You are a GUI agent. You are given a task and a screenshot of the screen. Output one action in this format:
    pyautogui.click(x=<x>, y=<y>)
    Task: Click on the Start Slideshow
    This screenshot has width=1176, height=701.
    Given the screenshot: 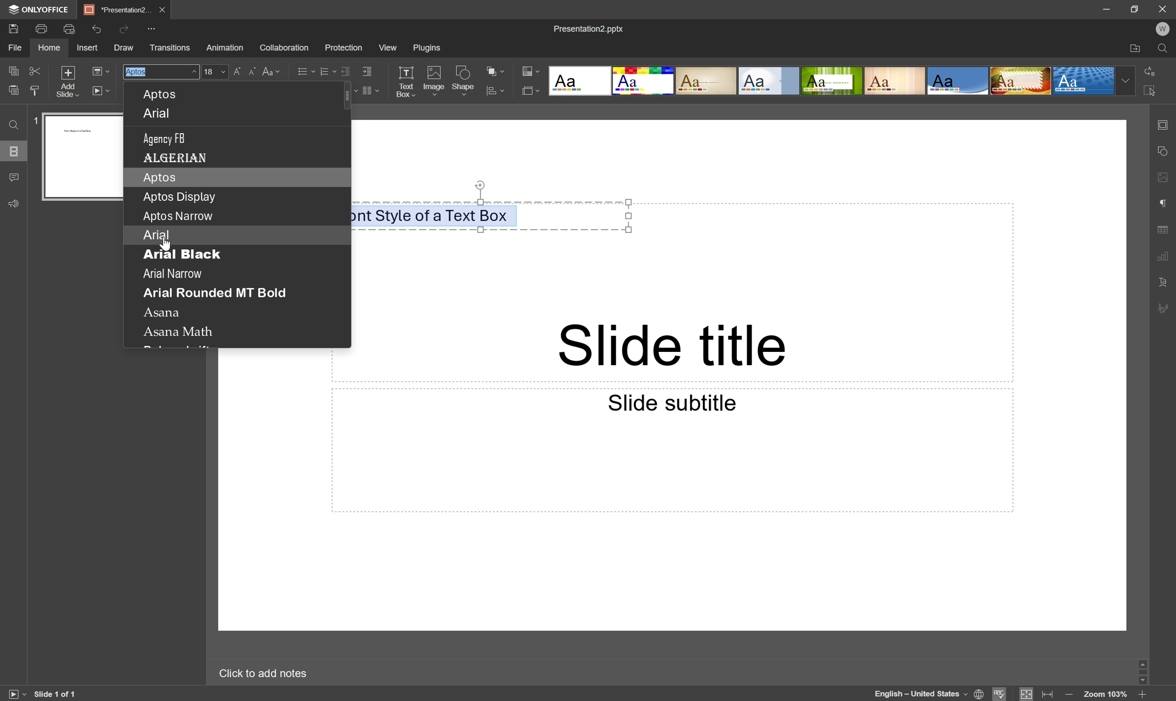 What is the action you would take?
    pyautogui.click(x=16, y=694)
    